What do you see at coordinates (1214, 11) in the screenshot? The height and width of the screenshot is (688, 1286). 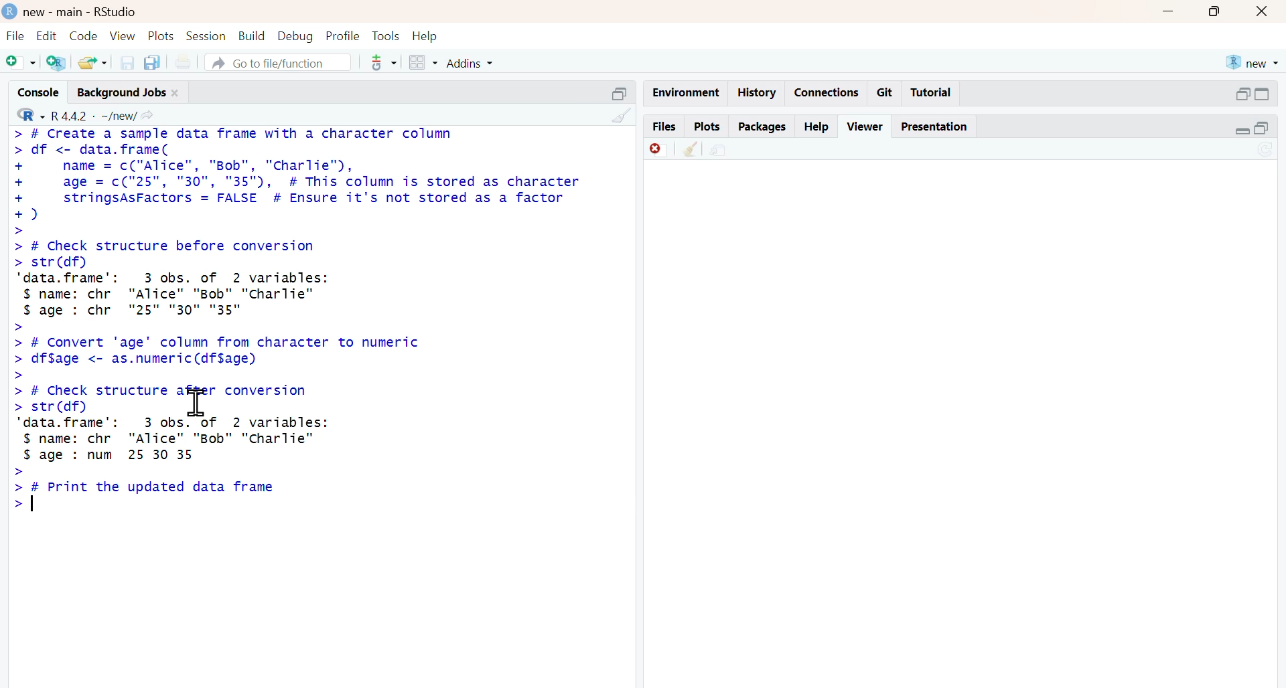 I see `maximise` at bounding box center [1214, 11].